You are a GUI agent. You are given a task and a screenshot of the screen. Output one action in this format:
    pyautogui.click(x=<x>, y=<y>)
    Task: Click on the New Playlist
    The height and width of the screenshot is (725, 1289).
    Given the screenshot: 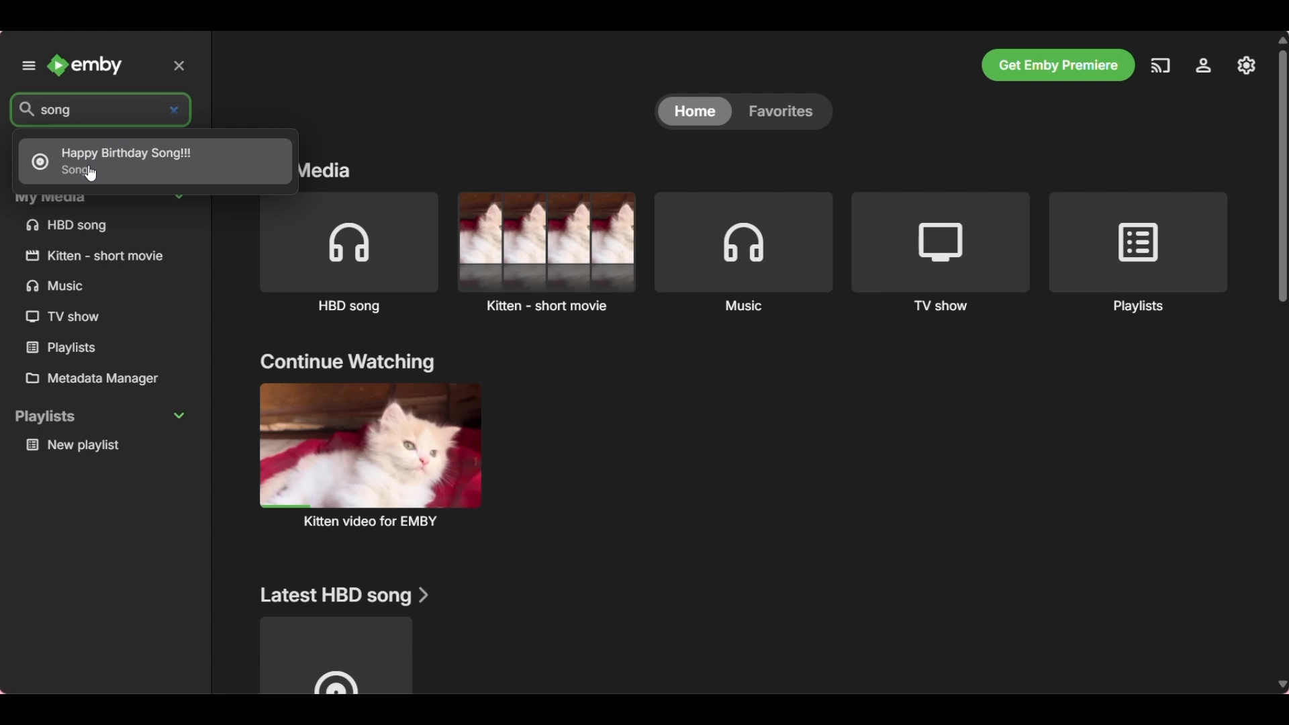 What is the action you would take?
    pyautogui.click(x=105, y=446)
    